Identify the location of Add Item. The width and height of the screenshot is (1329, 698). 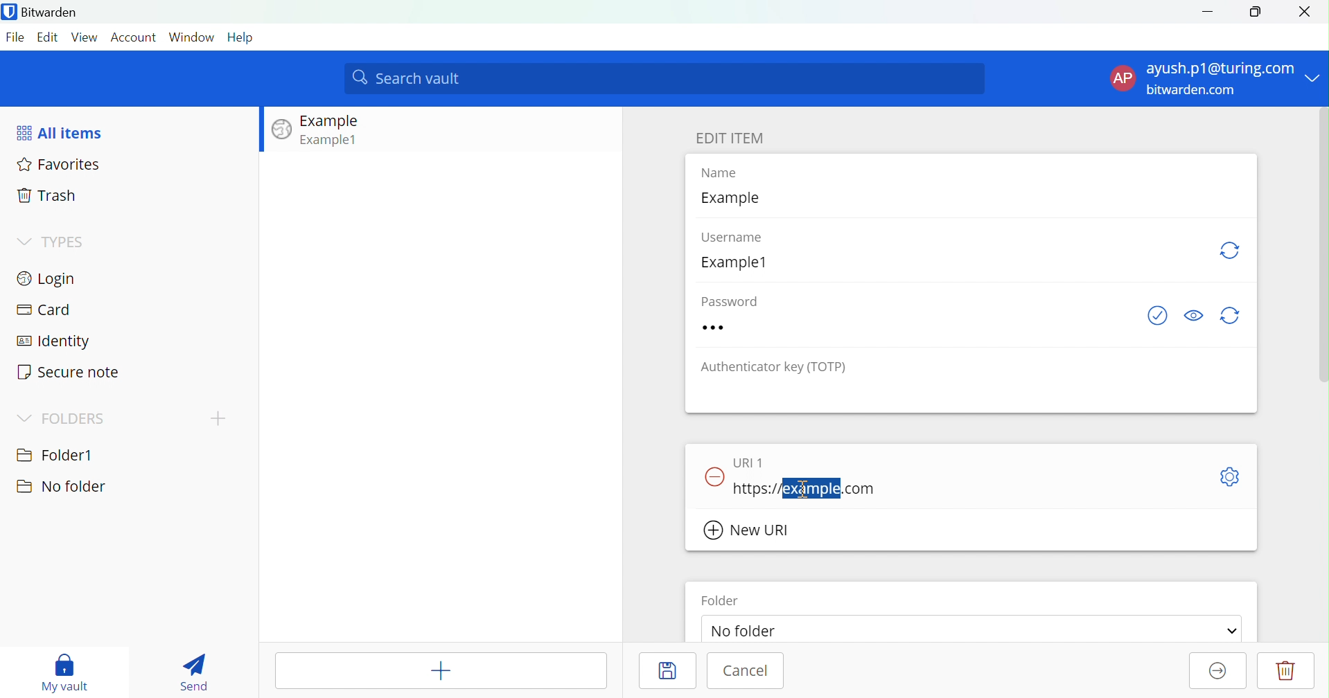
(442, 670).